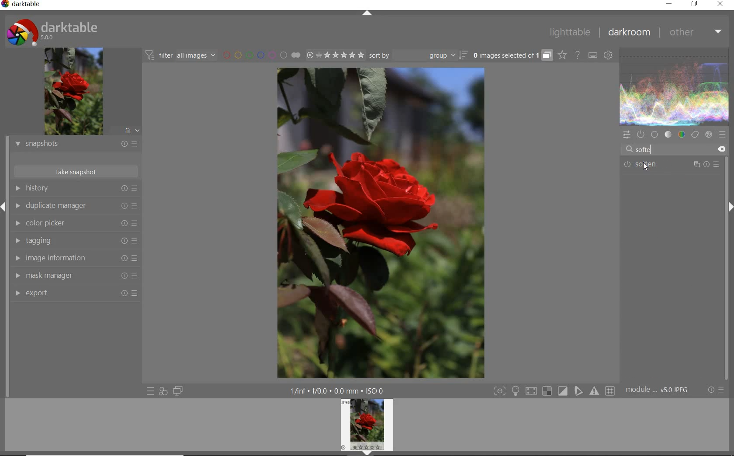  What do you see at coordinates (668, 135) in the screenshot?
I see `tone` at bounding box center [668, 135].